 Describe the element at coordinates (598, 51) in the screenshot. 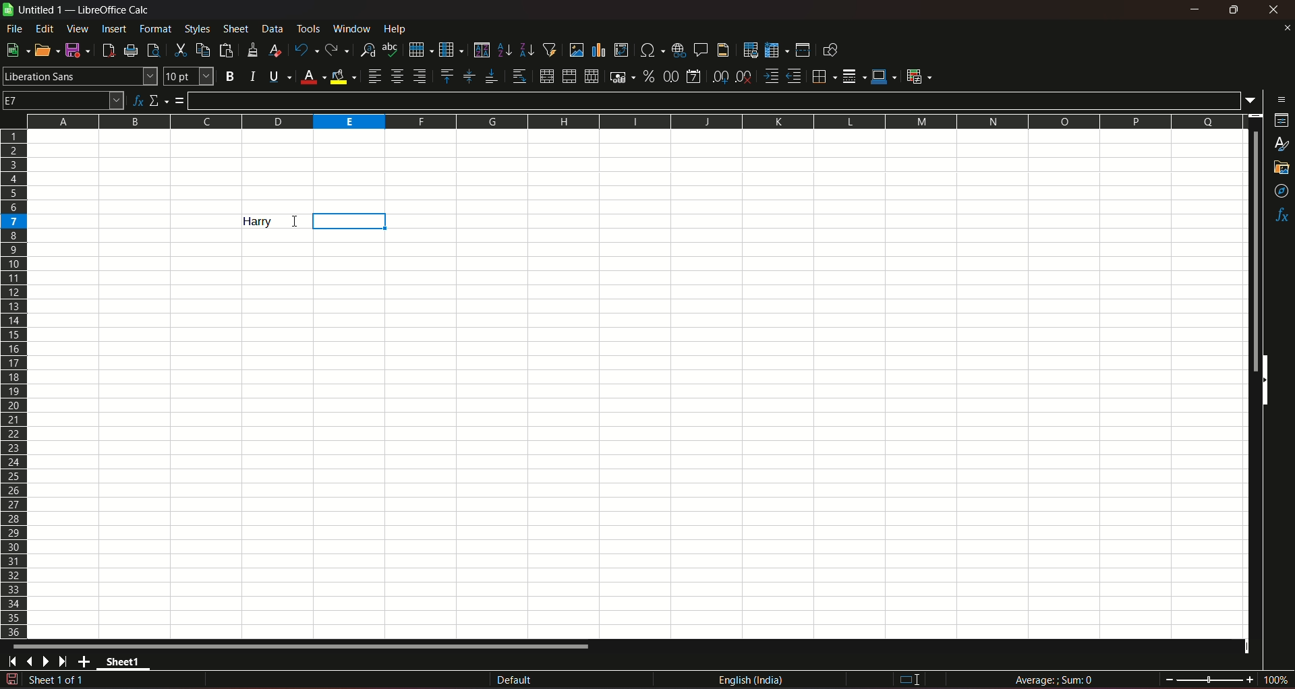

I see `insert chart` at that location.